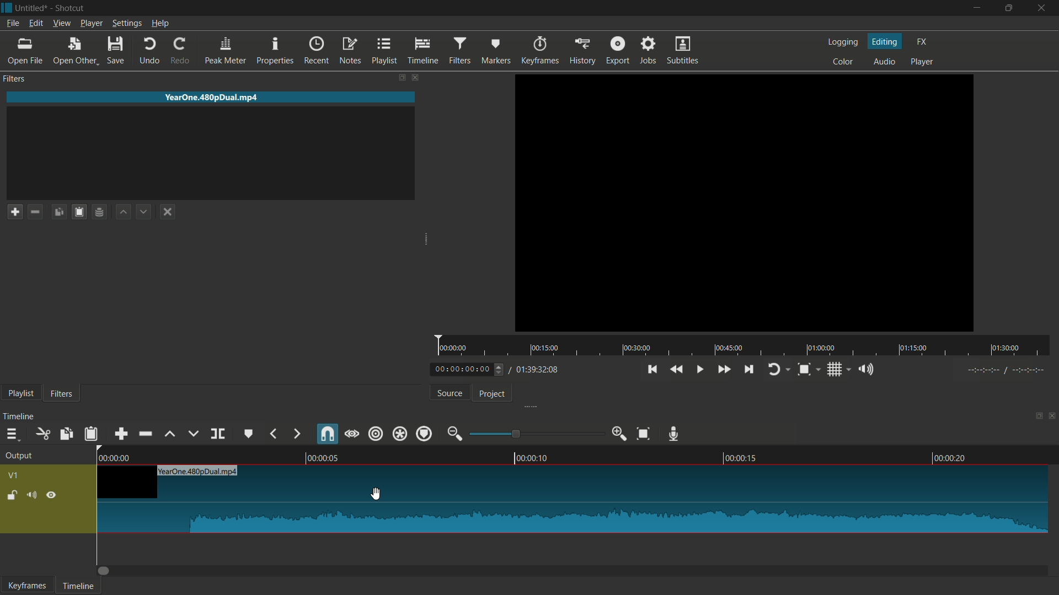 The image size is (1059, 595). Describe the element at coordinates (921, 41) in the screenshot. I see `fx` at that location.